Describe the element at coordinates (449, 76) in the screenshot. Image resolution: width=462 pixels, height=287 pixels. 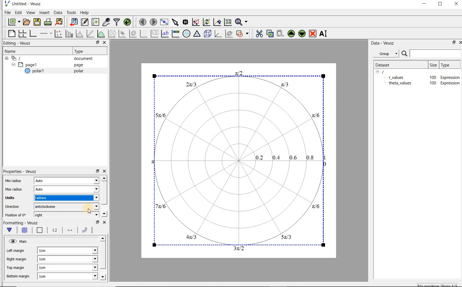
I see `Expression` at that location.